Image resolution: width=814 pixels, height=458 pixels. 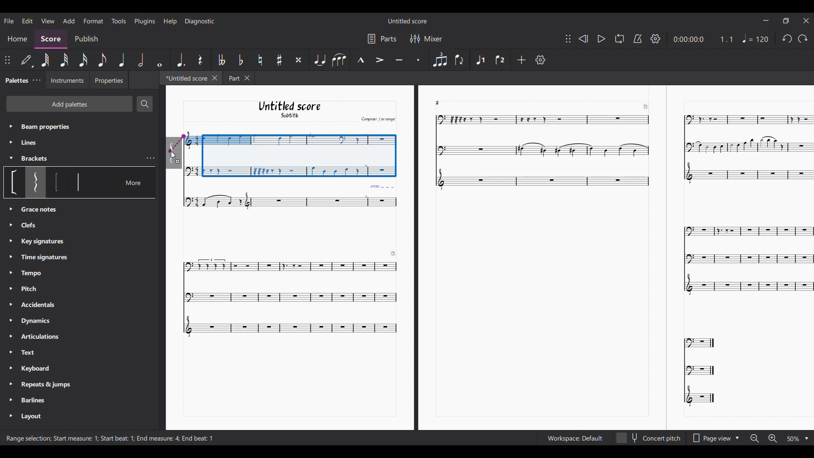 What do you see at coordinates (37, 306) in the screenshot?
I see `Accidentals` at bounding box center [37, 306].